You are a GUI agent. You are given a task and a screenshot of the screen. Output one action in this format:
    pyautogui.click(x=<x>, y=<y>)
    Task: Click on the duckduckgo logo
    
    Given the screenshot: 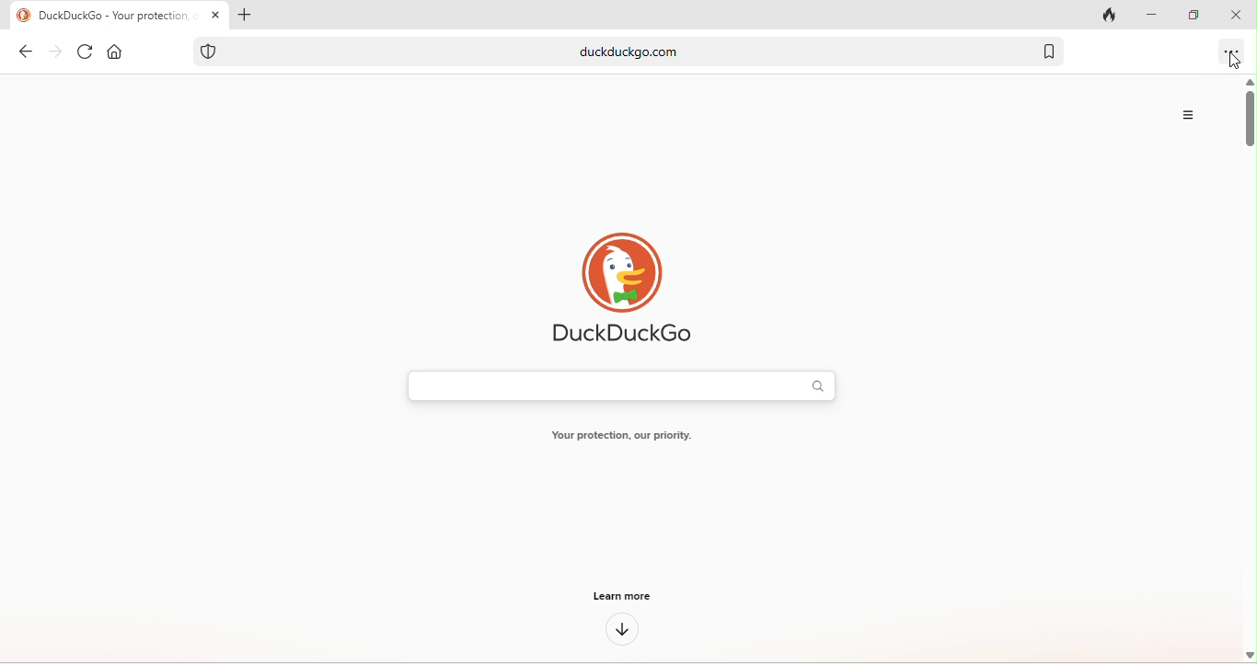 What is the action you would take?
    pyautogui.click(x=18, y=16)
    